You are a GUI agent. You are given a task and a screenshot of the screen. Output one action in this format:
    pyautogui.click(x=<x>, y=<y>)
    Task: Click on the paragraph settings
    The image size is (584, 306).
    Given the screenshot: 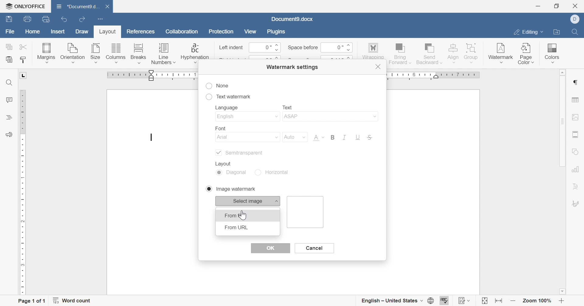 What is the action you would take?
    pyautogui.click(x=575, y=83)
    